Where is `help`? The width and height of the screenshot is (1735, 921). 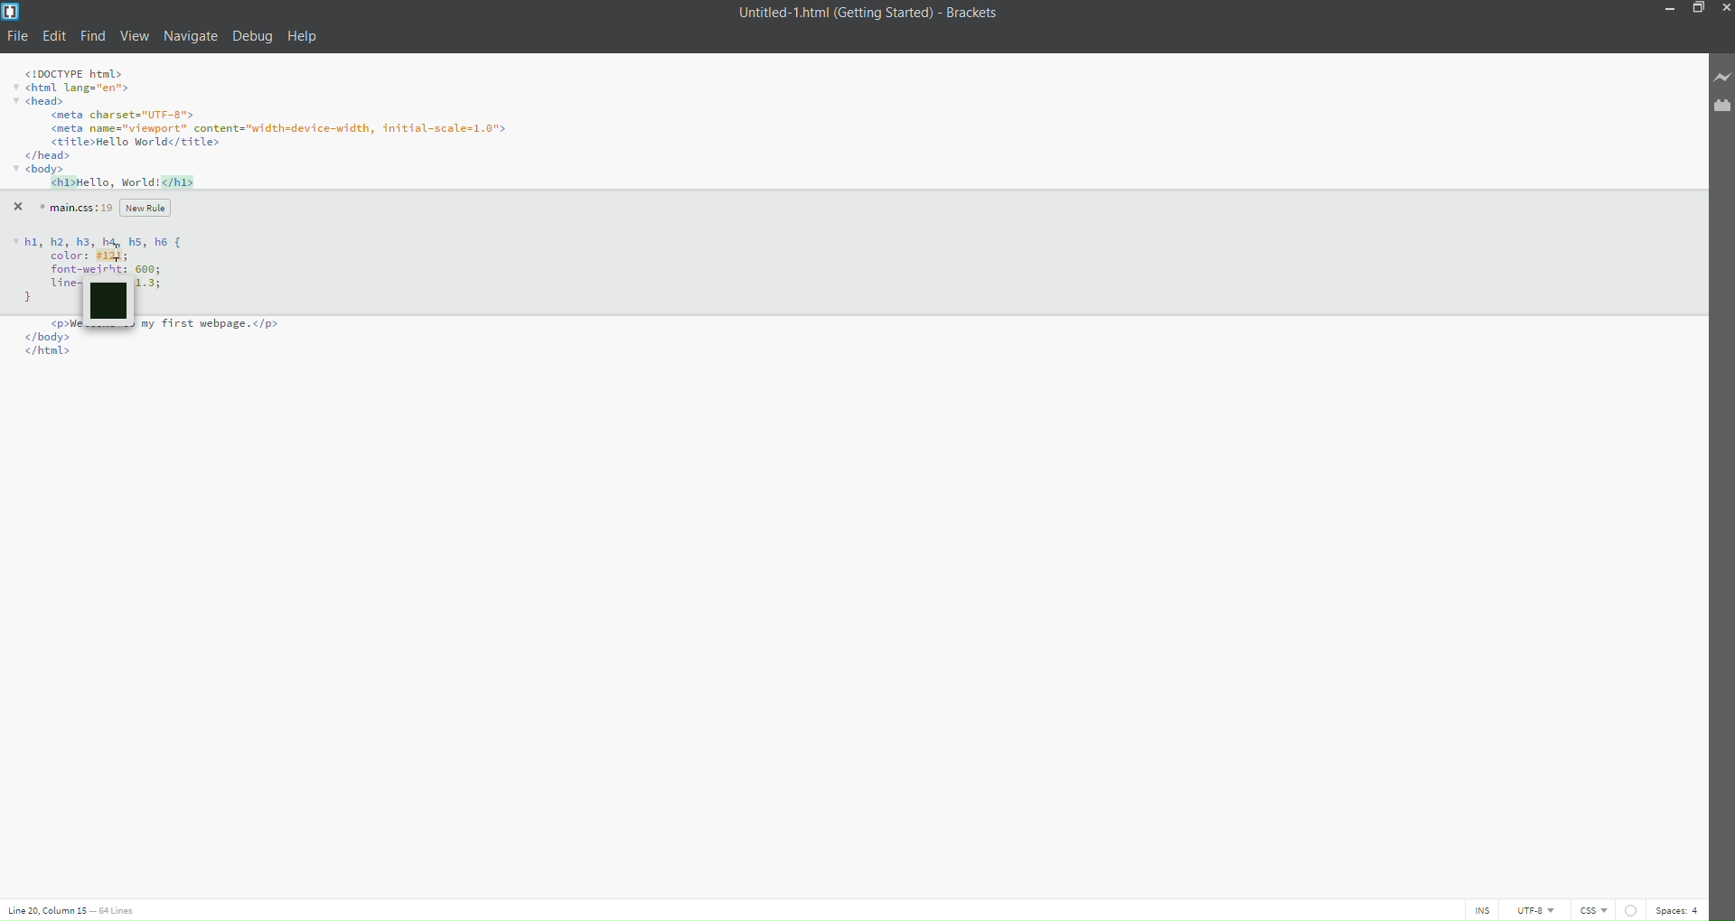
help is located at coordinates (305, 37).